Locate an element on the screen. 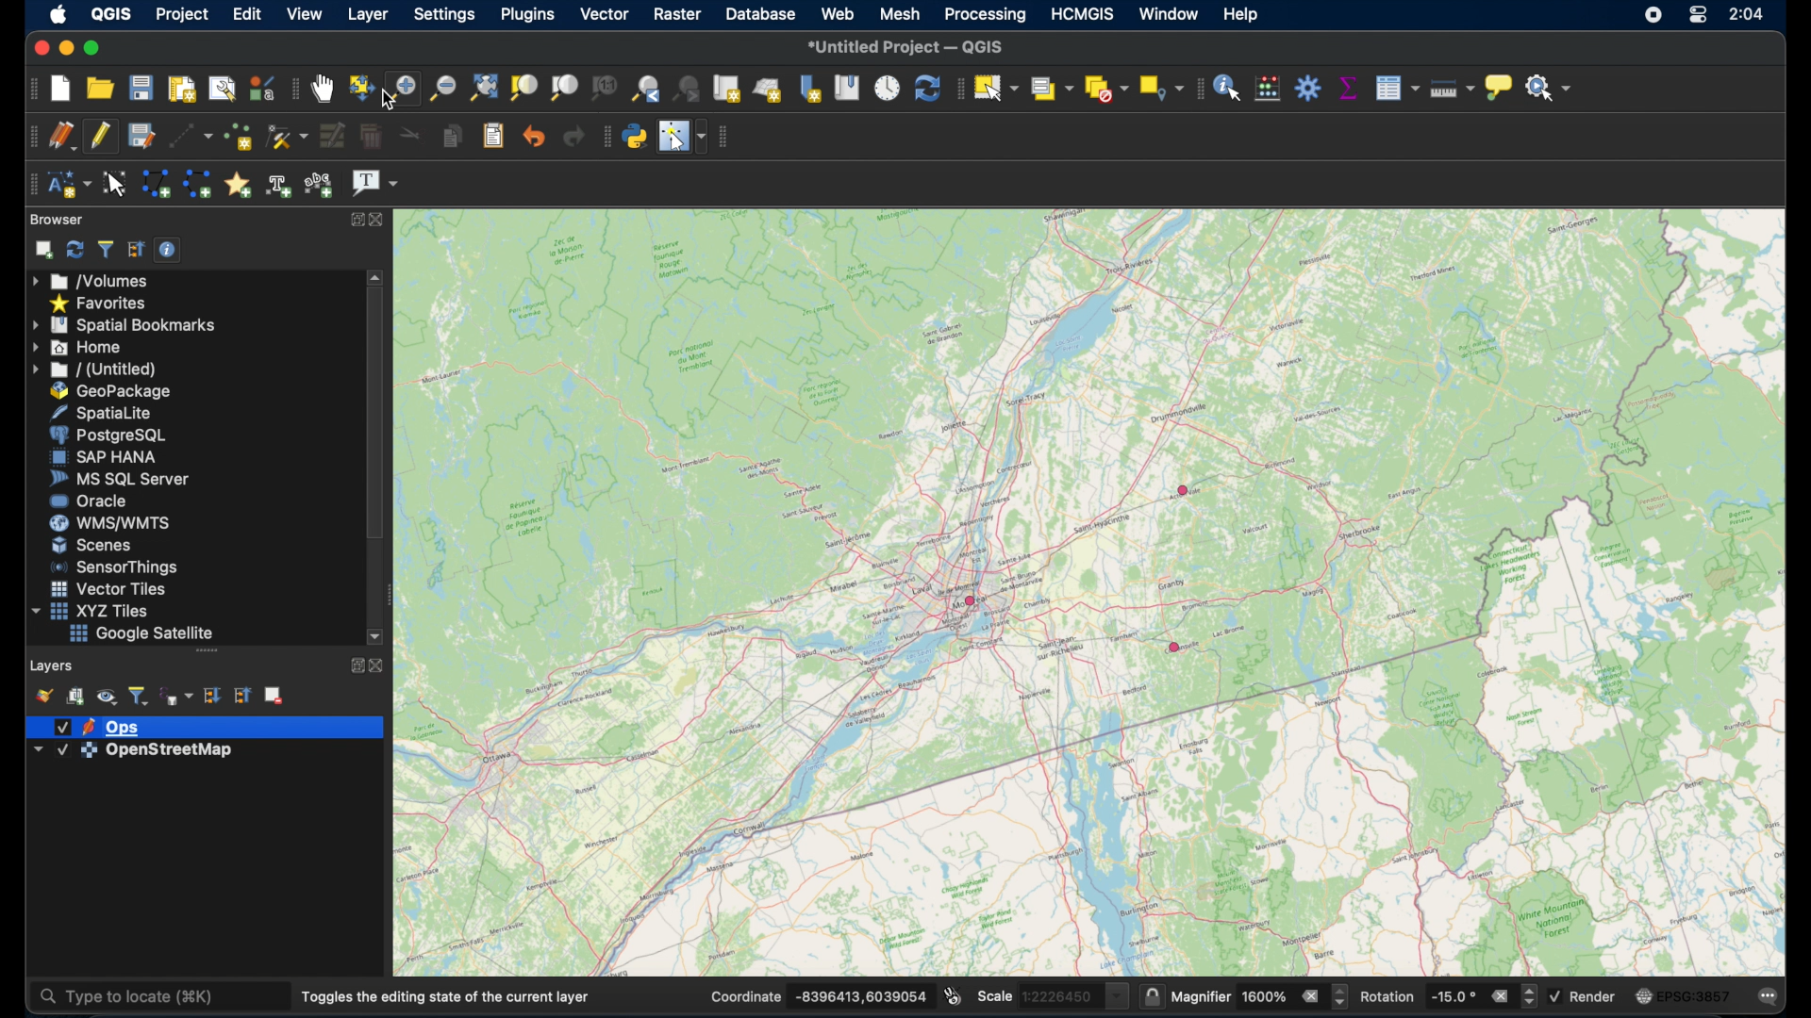 Image resolution: width=1811 pixels, height=1018 pixels. HCMGIS is located at coordinates (1080, 15).